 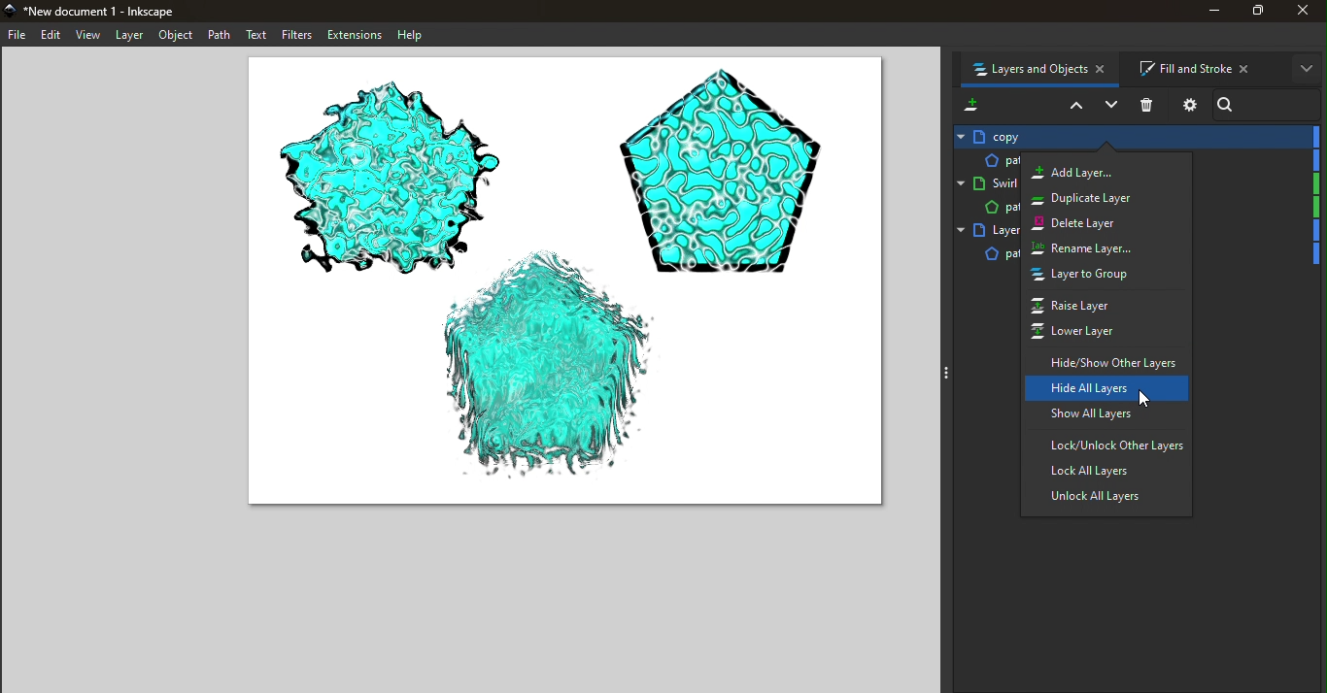 I want to click on Rename layer, so click(x=1091, y=248).